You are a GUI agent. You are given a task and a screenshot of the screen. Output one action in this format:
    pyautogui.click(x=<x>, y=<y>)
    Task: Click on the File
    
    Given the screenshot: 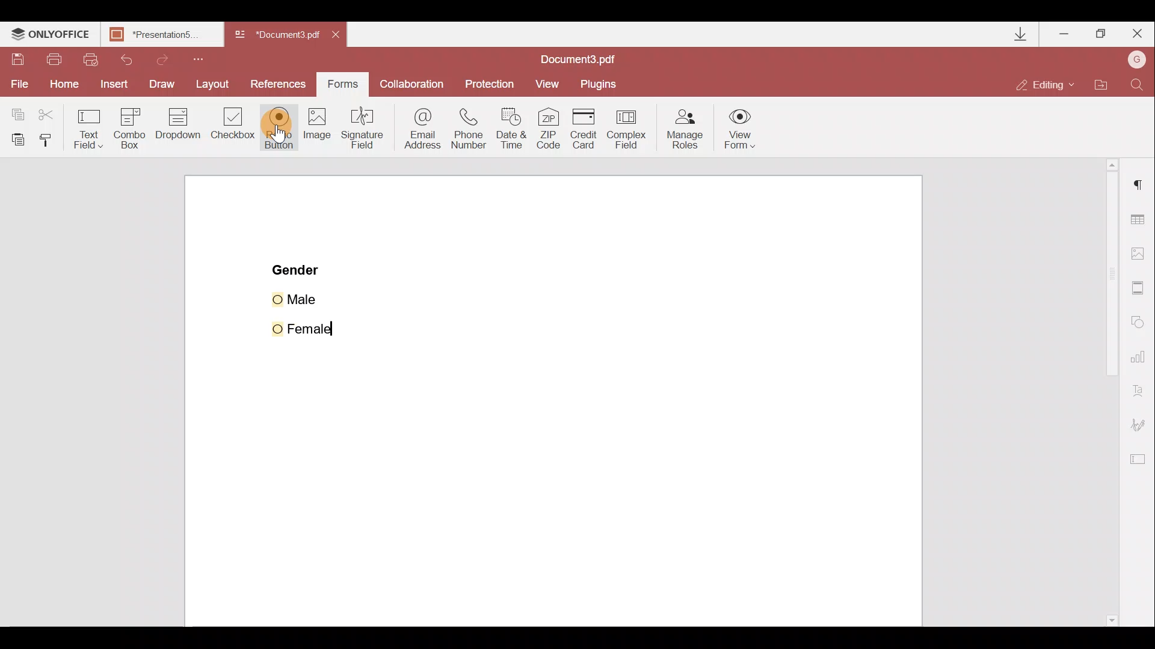 What is the action you would take?
    pyautogui.click(x=17, y=85)
    